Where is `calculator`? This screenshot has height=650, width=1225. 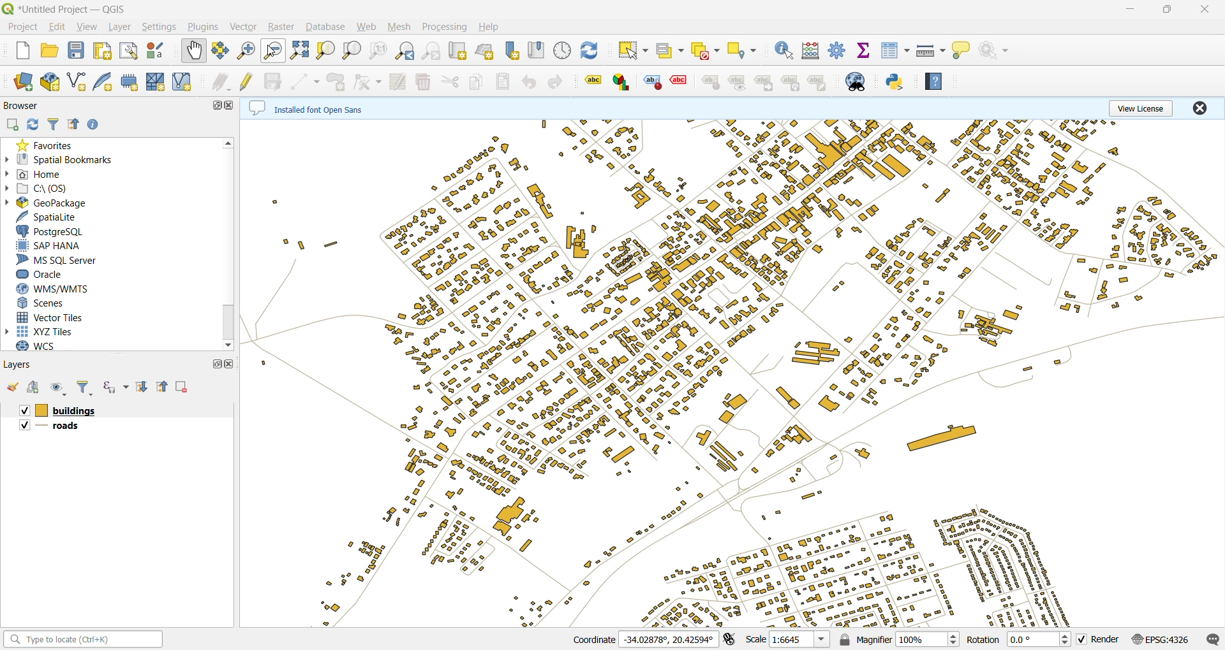
calculator is located at coordinates (812, 50).